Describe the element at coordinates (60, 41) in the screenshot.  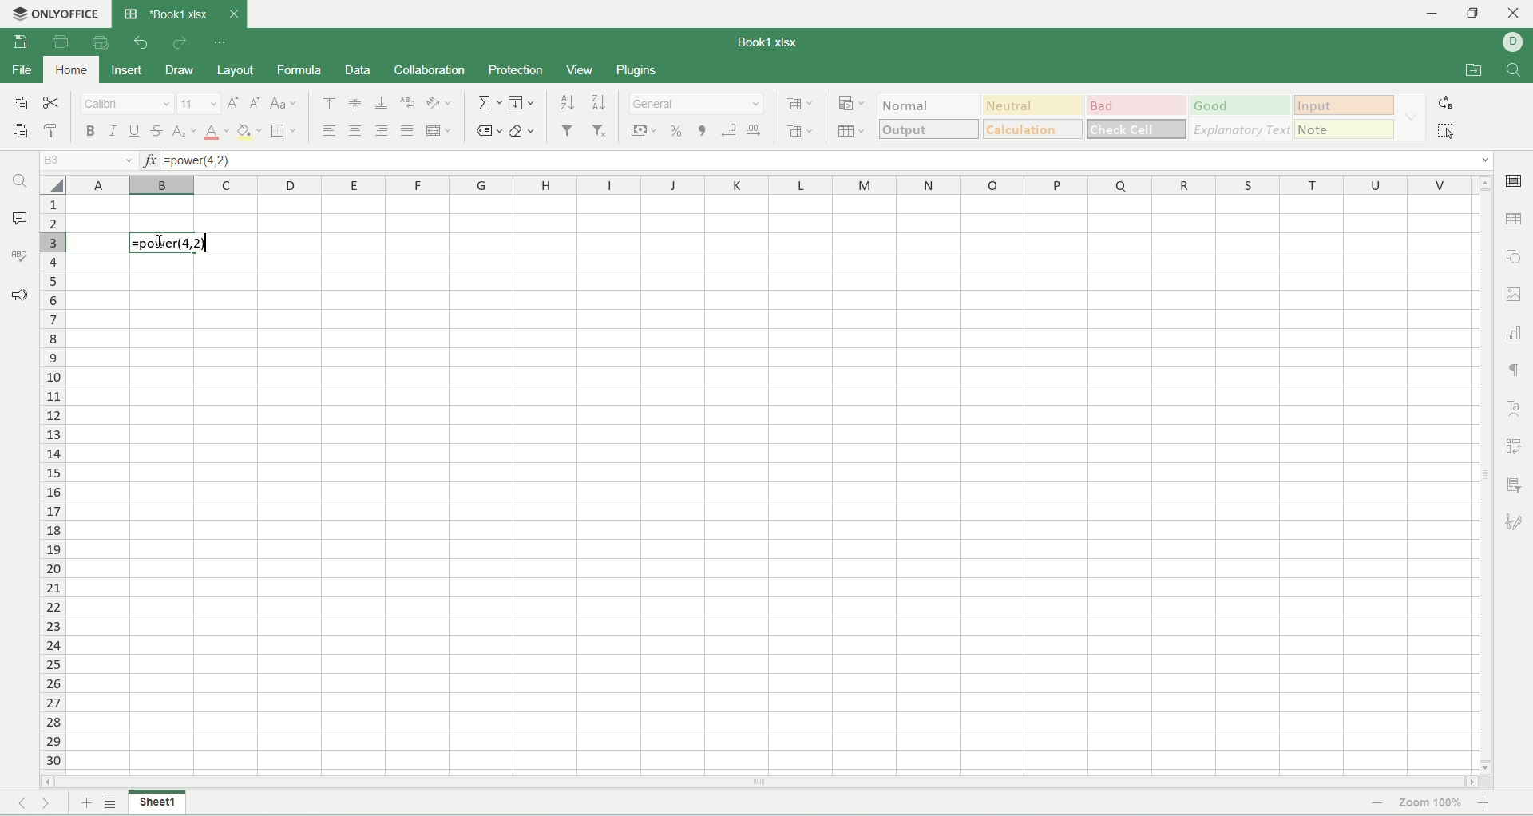
I see `print` at that location.